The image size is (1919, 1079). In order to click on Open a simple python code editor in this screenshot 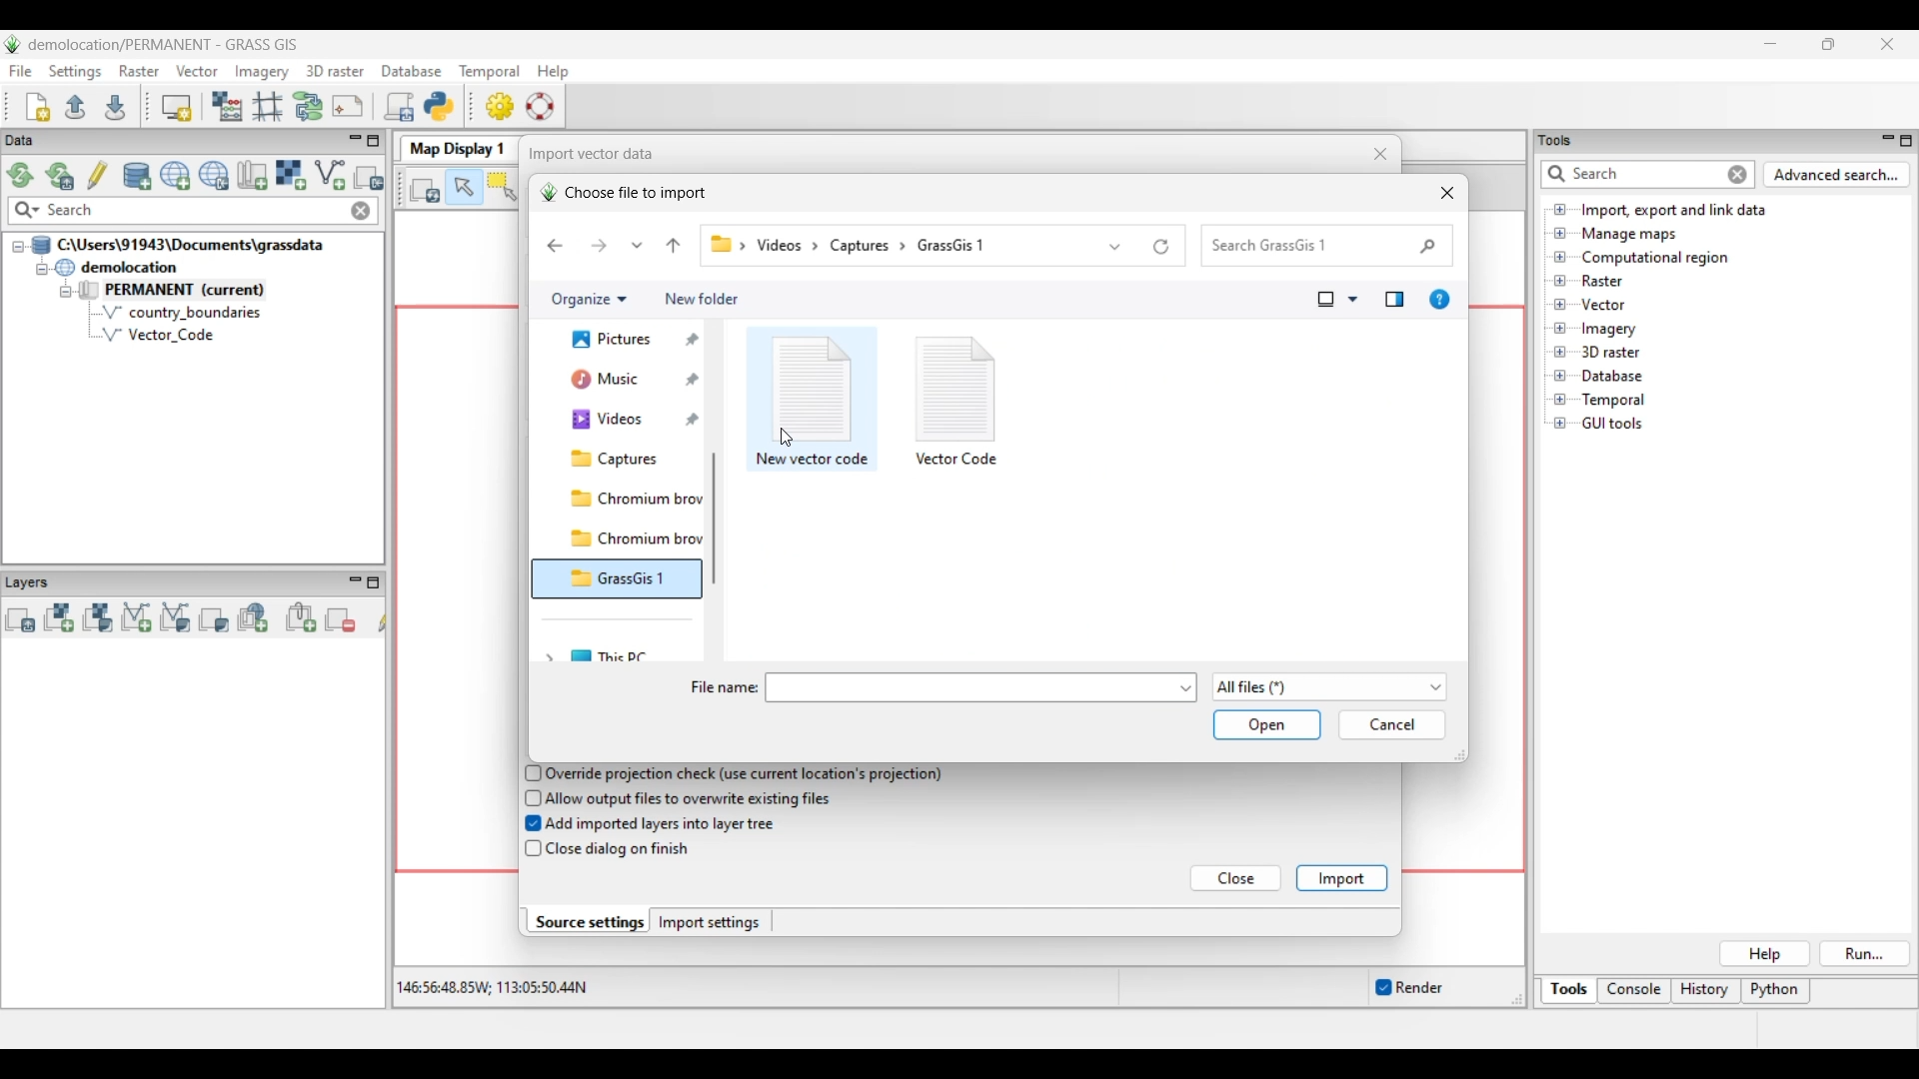, I will do `click(439, 106)`.